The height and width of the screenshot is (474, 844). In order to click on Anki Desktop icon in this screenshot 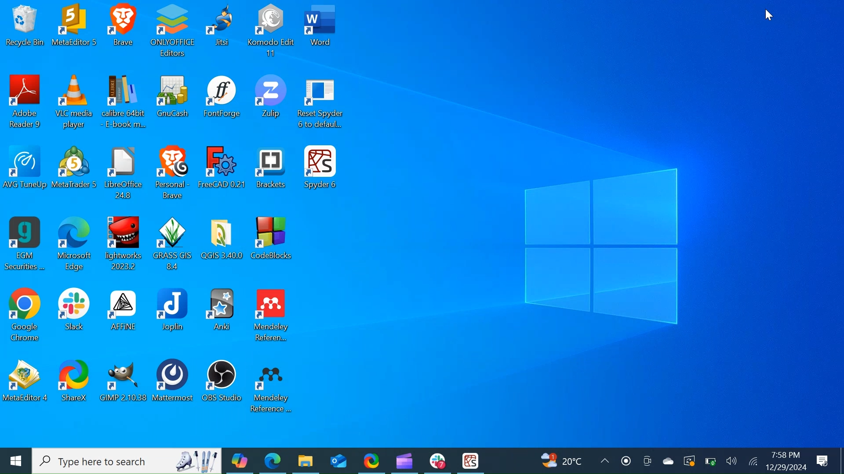, I will do `click(222, 316)`.